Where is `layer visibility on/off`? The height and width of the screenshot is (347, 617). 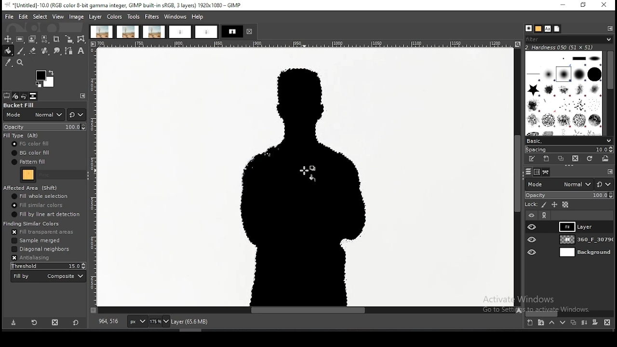 layer visibility on/off is located at coordinates (533, 227).